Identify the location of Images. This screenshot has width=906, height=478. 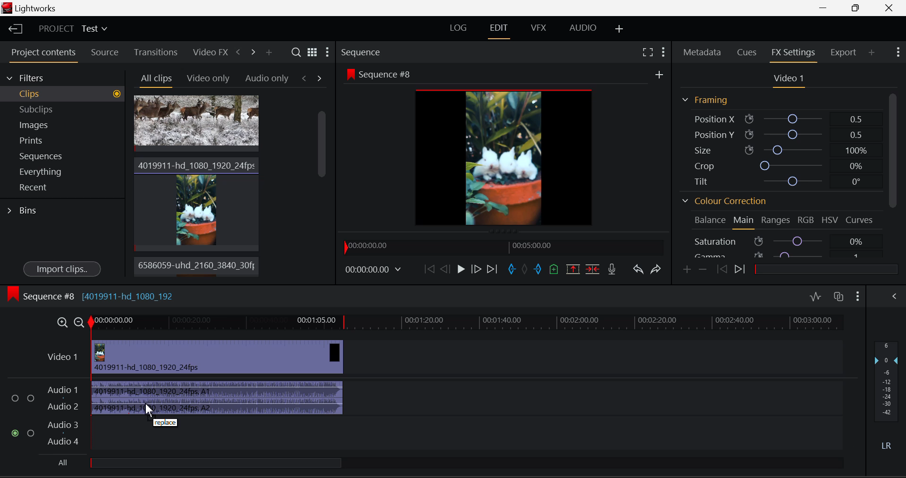
(62, 123).